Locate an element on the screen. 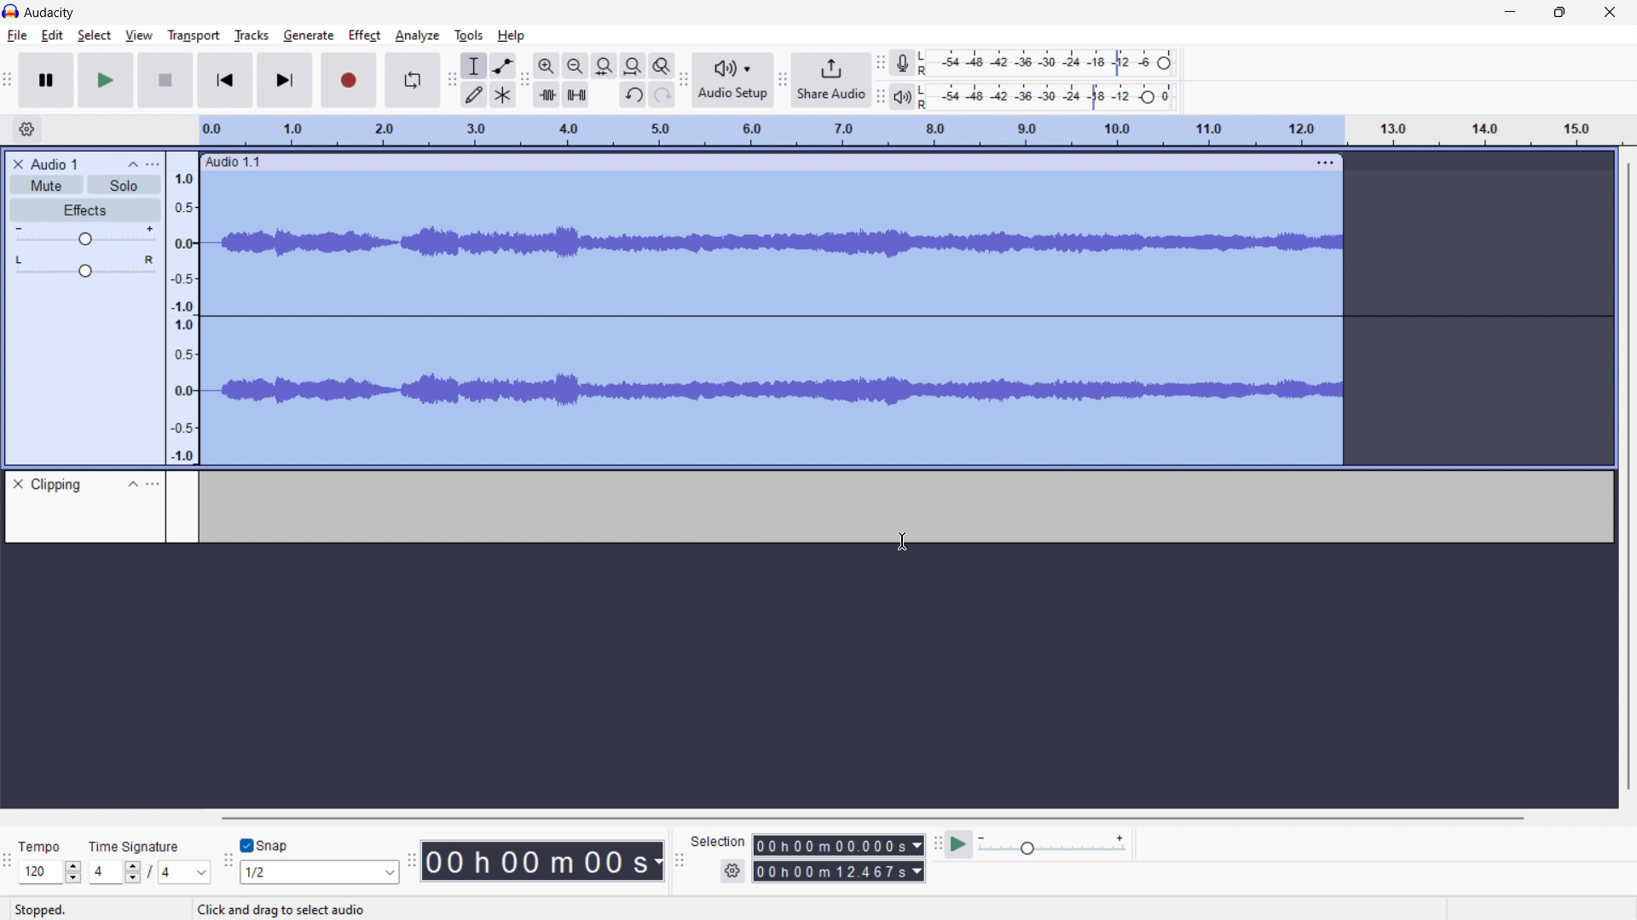  play is located at coordinates (106, 80).